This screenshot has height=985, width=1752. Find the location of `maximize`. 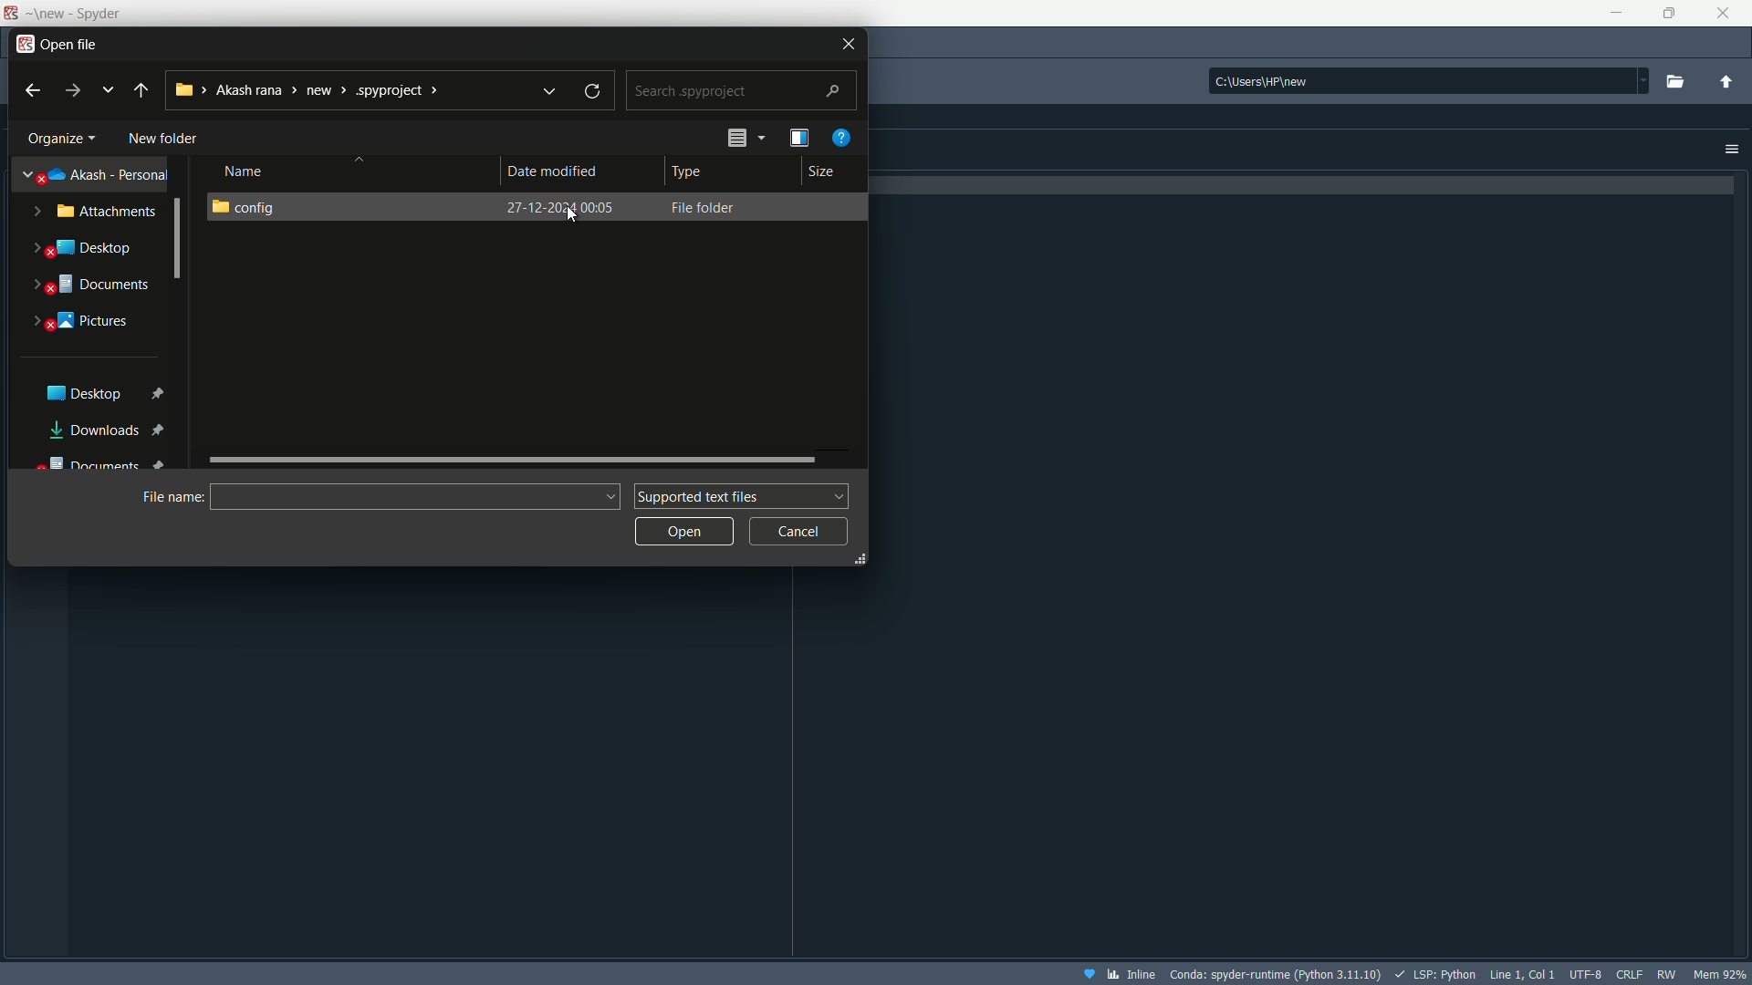

maximize is located at coordinates (1674, 13).